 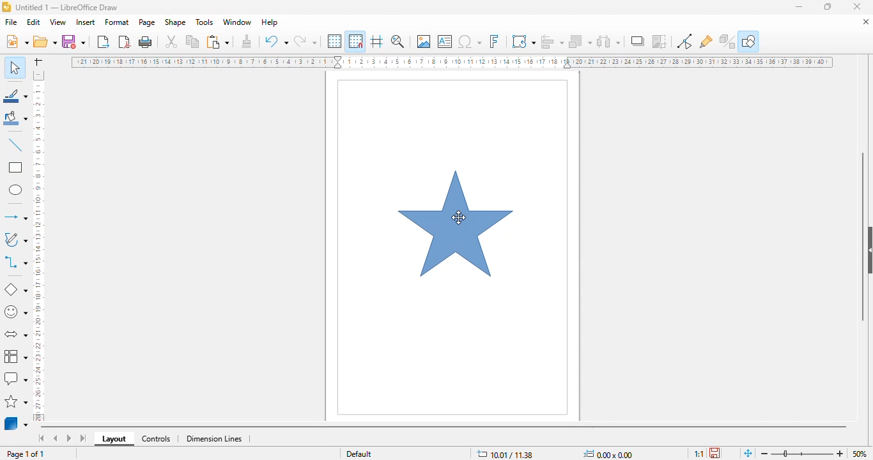 What do you see at coordinates (359, 453) in the screenshot?
I see `default` at bounding box center [359, 453].